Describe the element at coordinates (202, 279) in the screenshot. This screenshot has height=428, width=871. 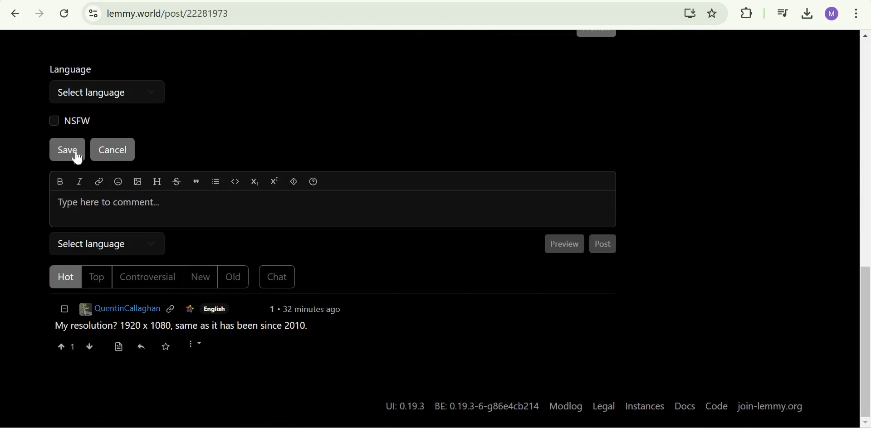
I see `New` at that location.